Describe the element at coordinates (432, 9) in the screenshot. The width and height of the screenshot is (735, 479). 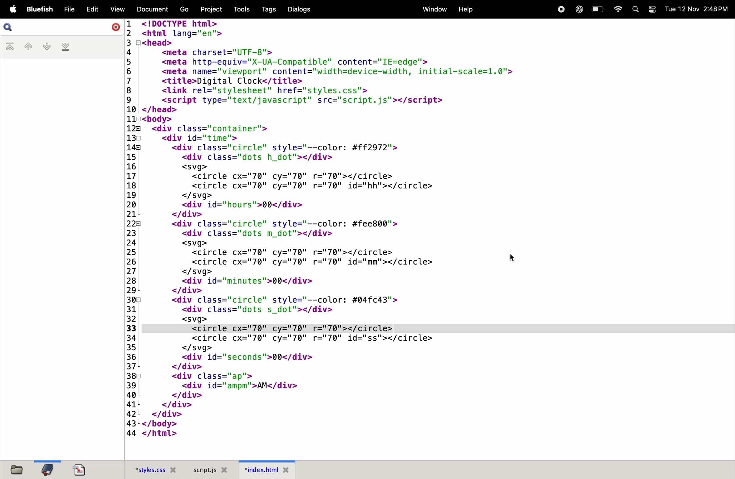
I see `window` at that location.